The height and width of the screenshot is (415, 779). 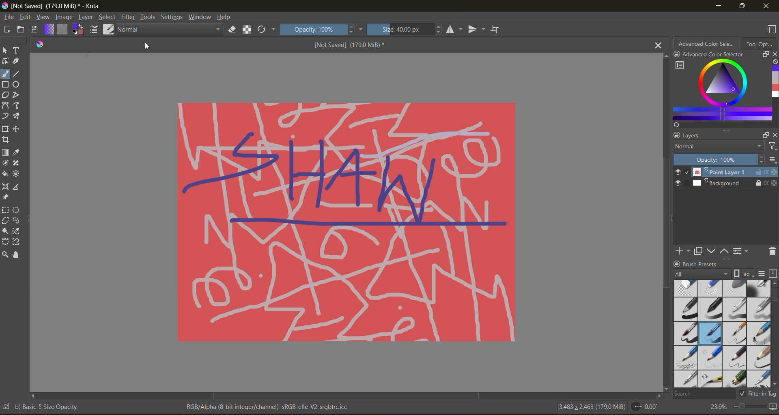 I want to click on brush presets, so click(x=703, y=264).